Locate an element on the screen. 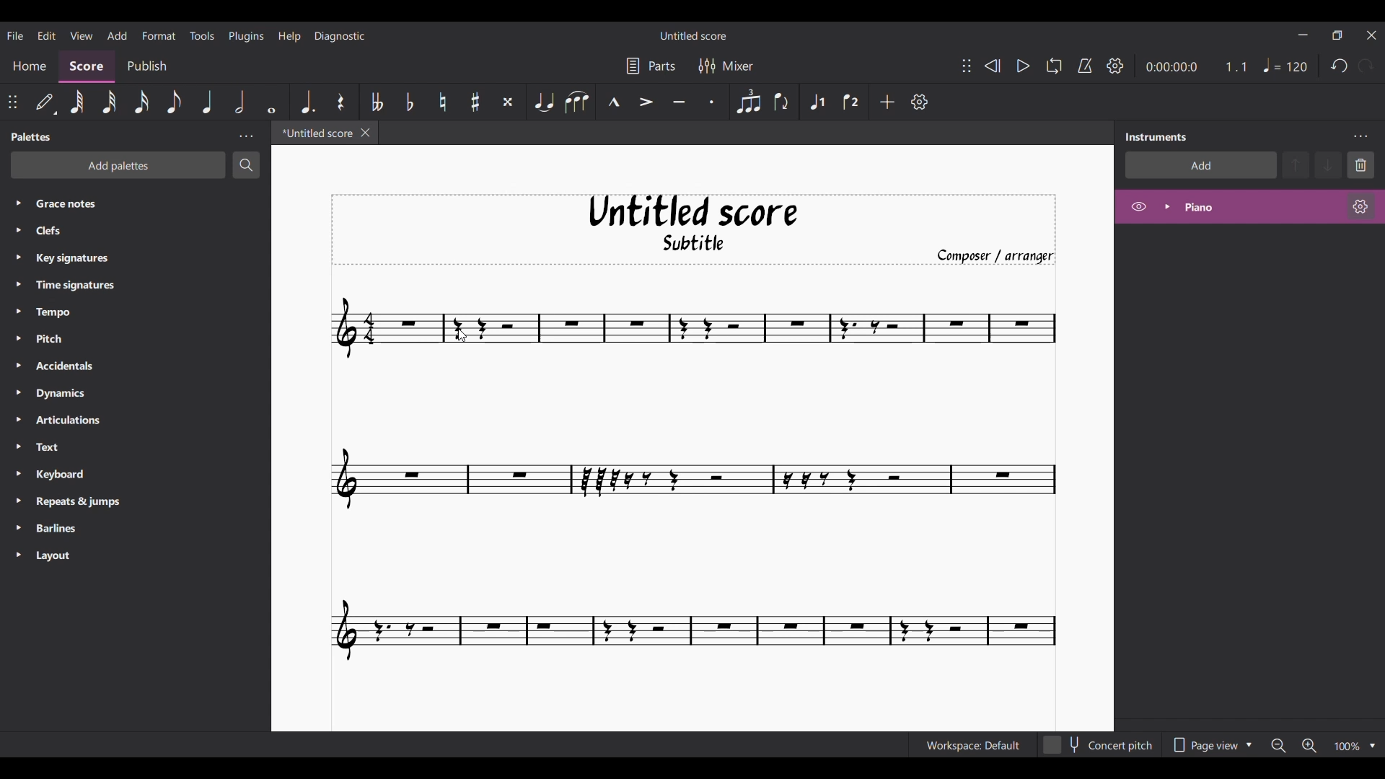  Search is located at coordinates (246, 164).